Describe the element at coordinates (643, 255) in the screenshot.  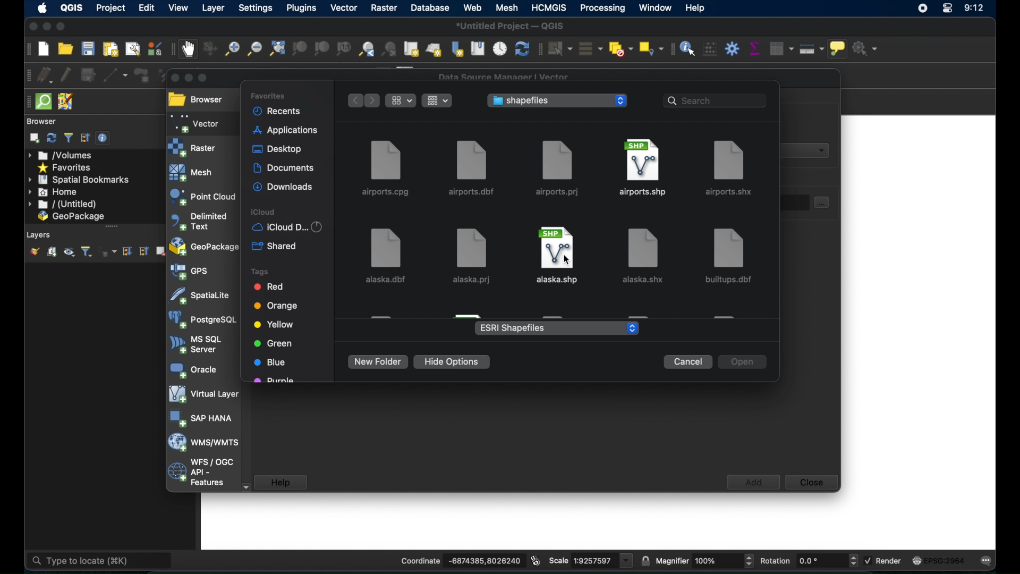
I see `file` at that location.